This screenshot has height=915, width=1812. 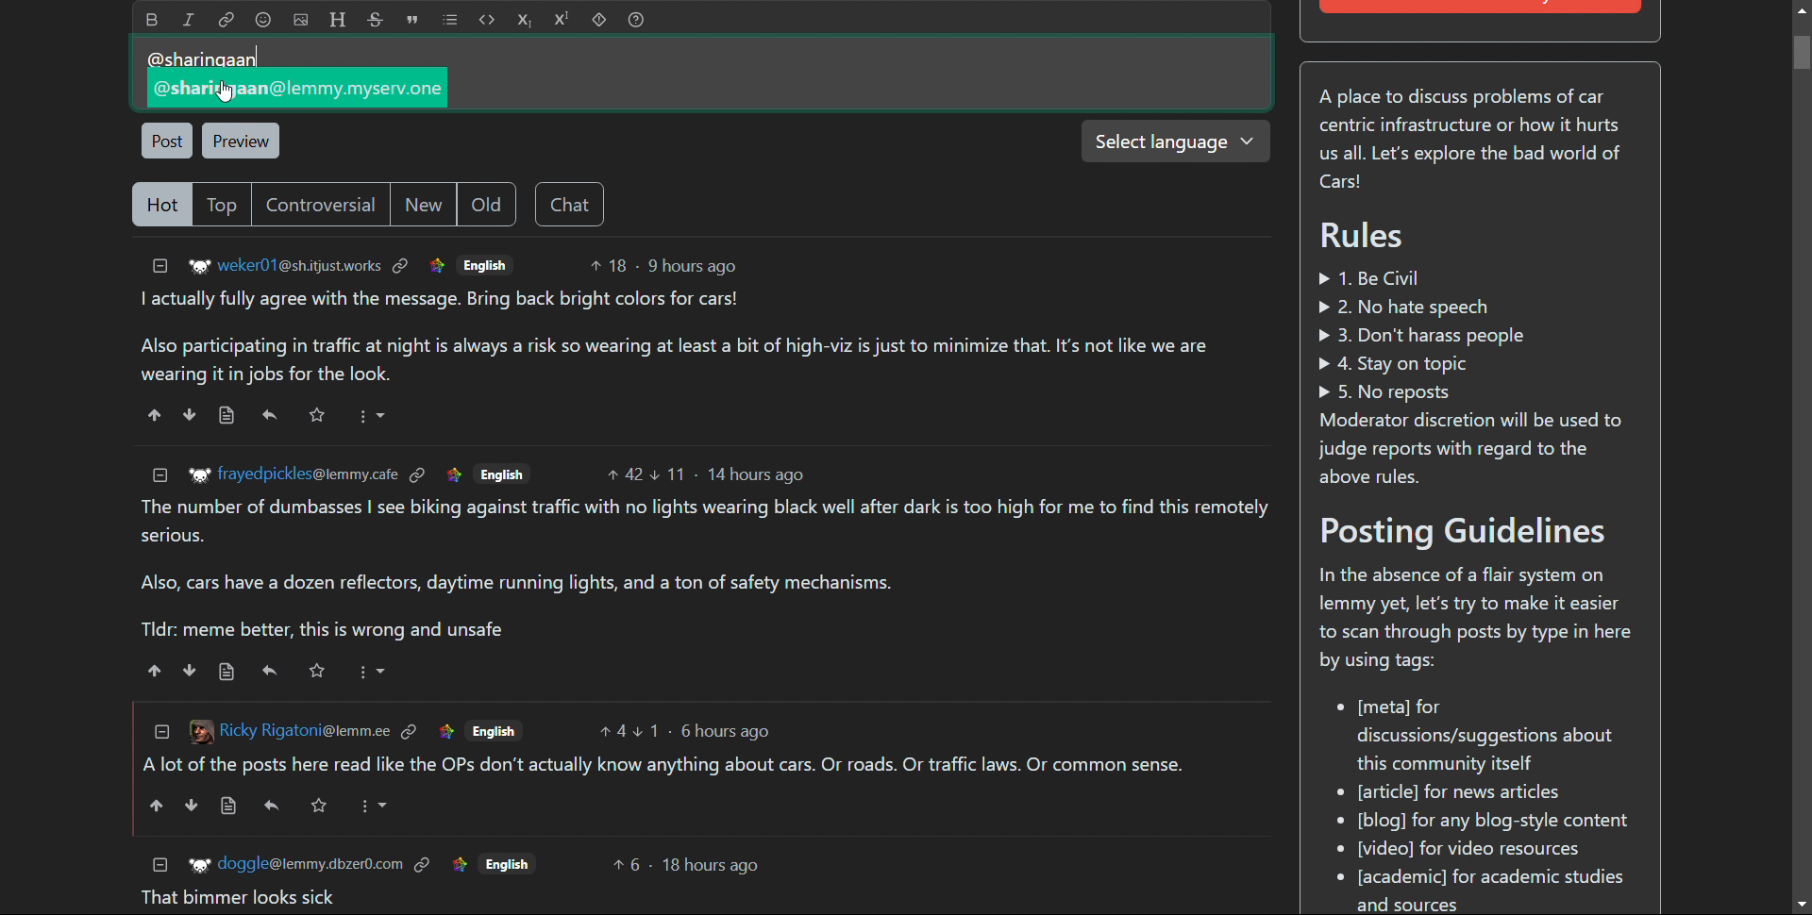 I want to click on upvotes 1, so click(x=648, y=730).